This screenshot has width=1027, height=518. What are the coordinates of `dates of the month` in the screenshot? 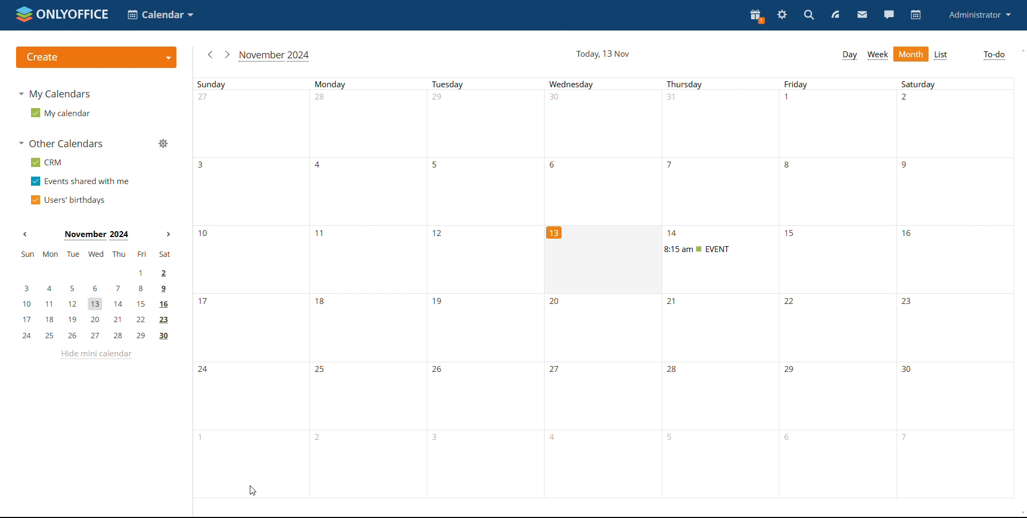 It's located at (611, 330).